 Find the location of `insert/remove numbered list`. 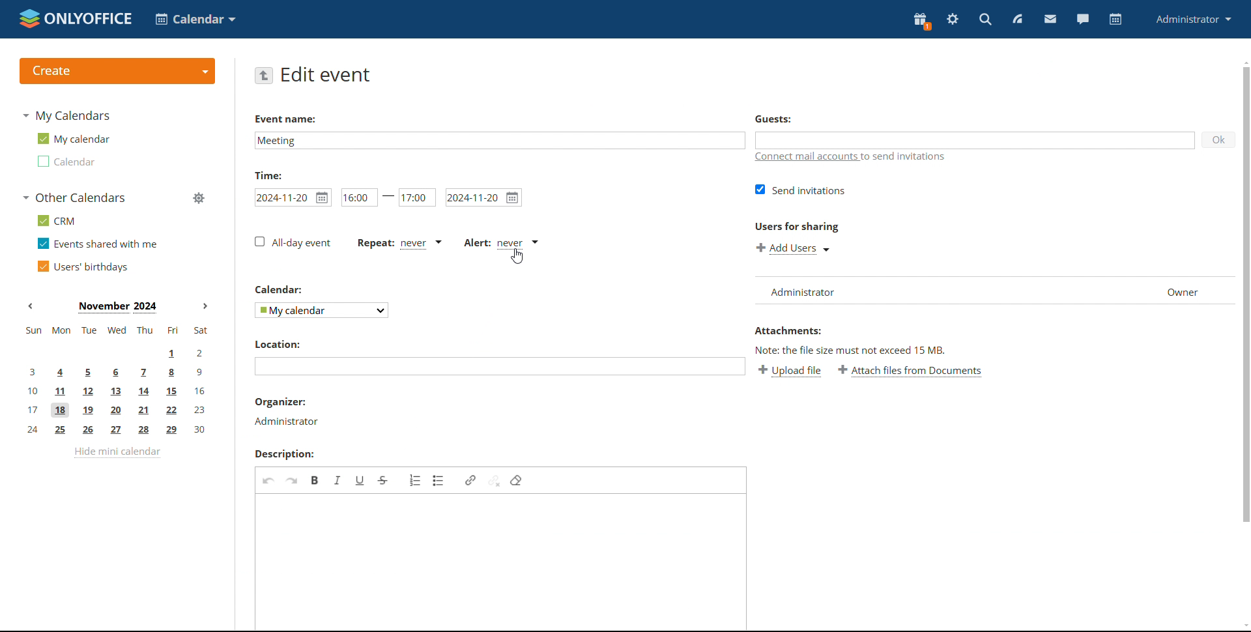

insert/remove numbered list is located at coordinates (416, 480).